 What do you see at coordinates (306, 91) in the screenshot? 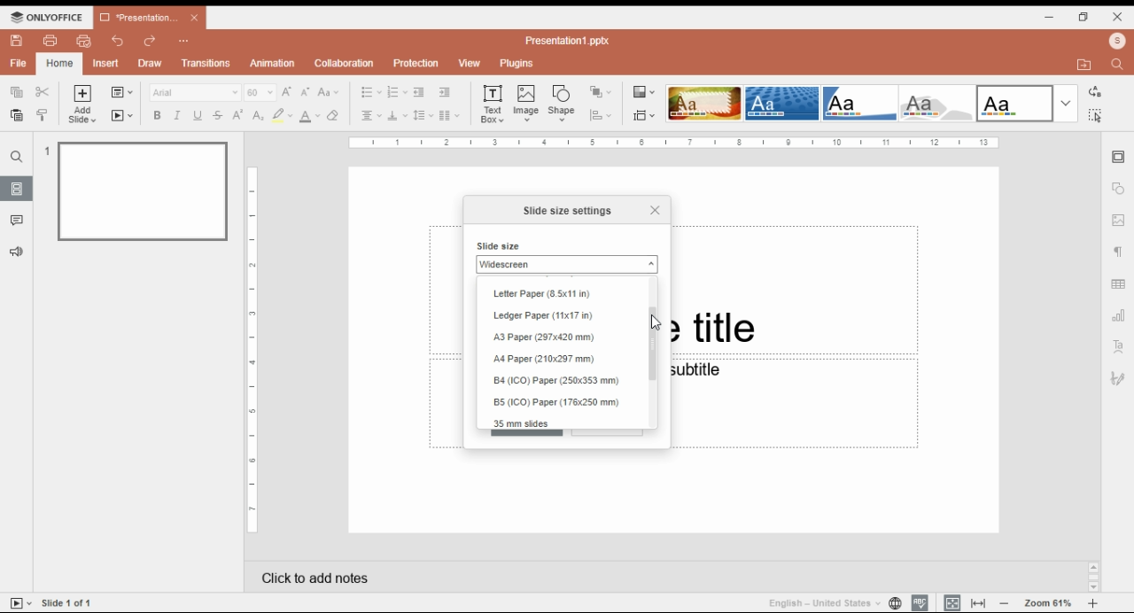
I see `decrement font size` at bounding box center [306, 91].